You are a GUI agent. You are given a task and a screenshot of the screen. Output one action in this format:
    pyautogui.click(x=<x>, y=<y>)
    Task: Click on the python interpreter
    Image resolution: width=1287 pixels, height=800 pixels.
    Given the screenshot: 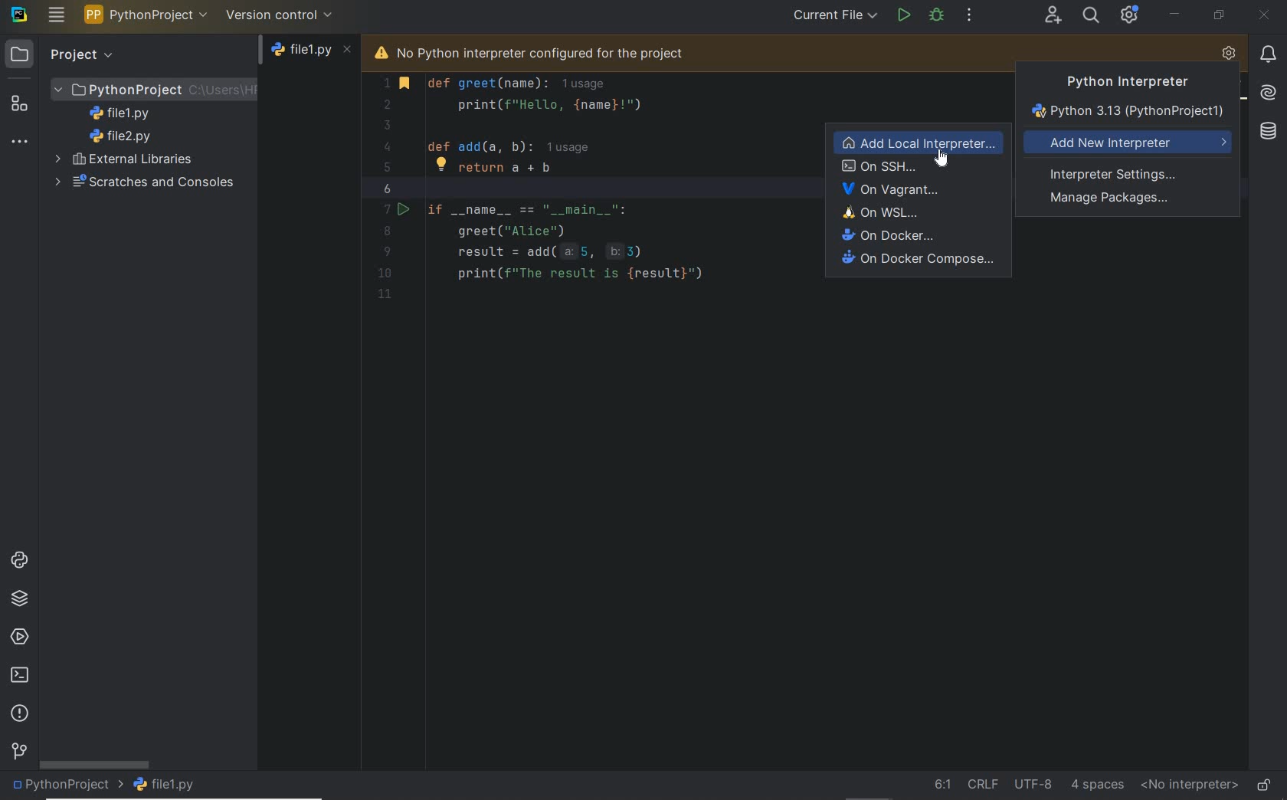 What is the action you would take?
    pyautogui.click(x=1229, y=54)
    